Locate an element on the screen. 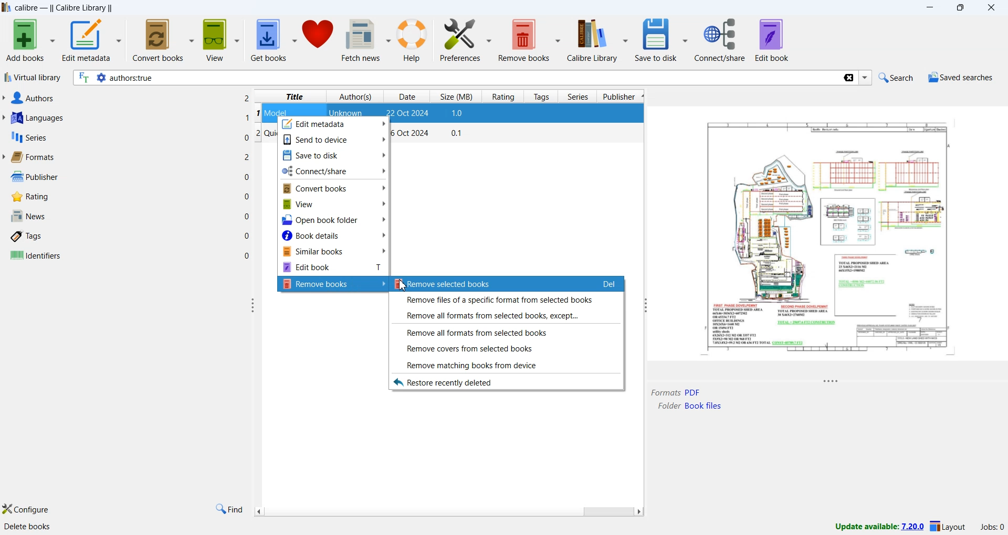  Remove covers from selected books is located at coordinates (507, 349).